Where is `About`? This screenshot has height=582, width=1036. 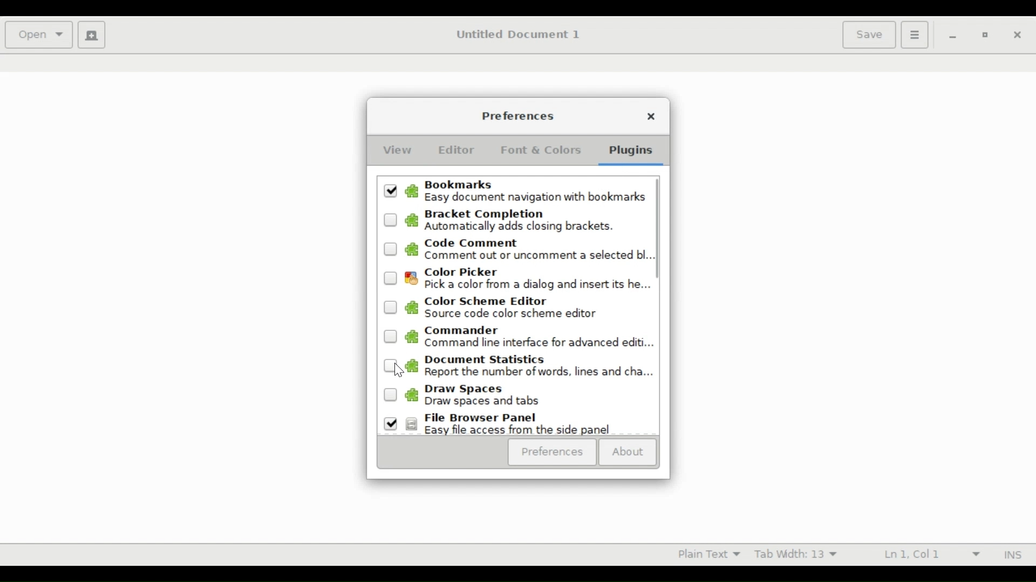 About is located at coordinates (630, 454).